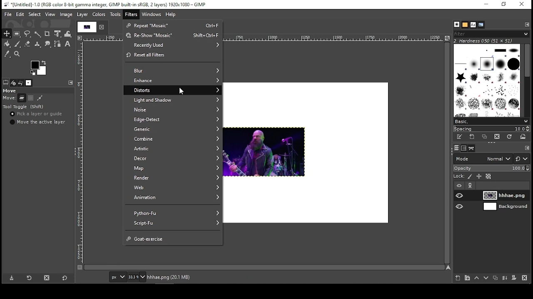 This screenshot has height=299, width=533. Describe the element at coordinates (468, 278) in the screenshot. I see `new layer group` at that location.